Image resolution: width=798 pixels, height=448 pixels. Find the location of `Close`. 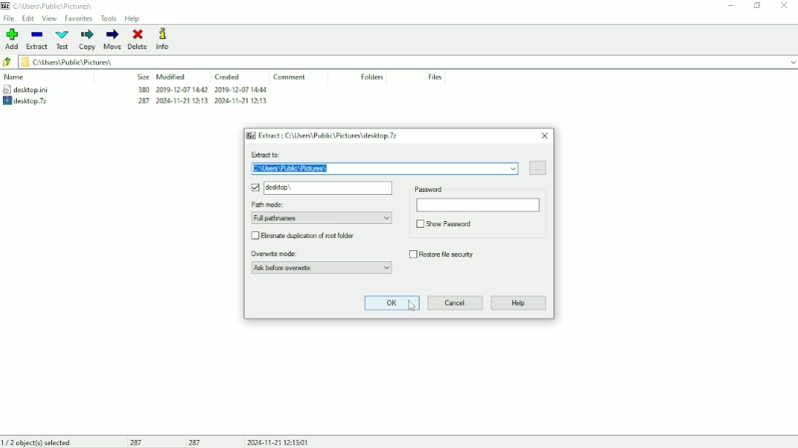

Close is located at coordinates (545, 136).